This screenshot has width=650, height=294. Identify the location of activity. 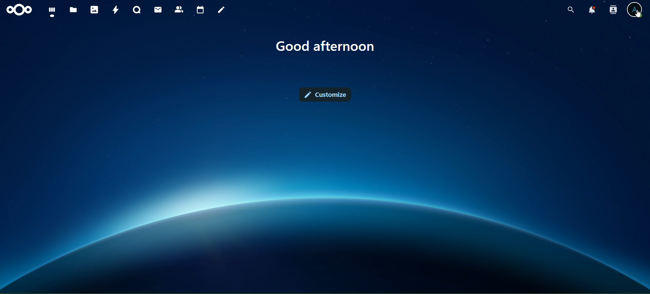
(114, 10).